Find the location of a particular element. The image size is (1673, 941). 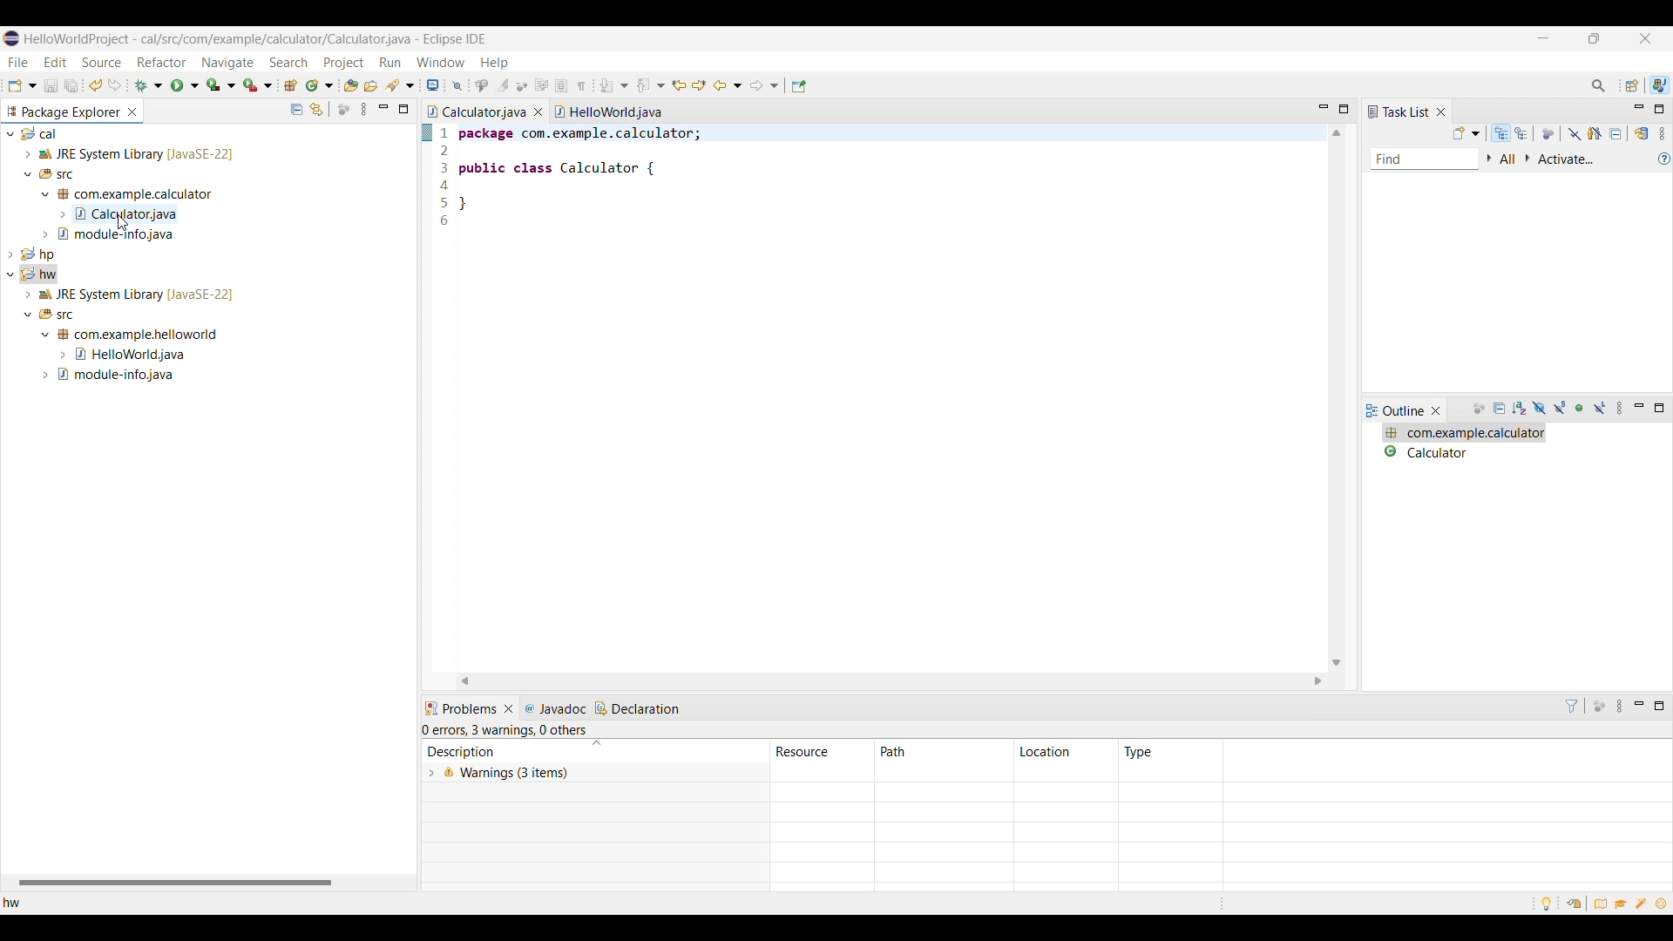

Open task is located at coordinates (371, 85).